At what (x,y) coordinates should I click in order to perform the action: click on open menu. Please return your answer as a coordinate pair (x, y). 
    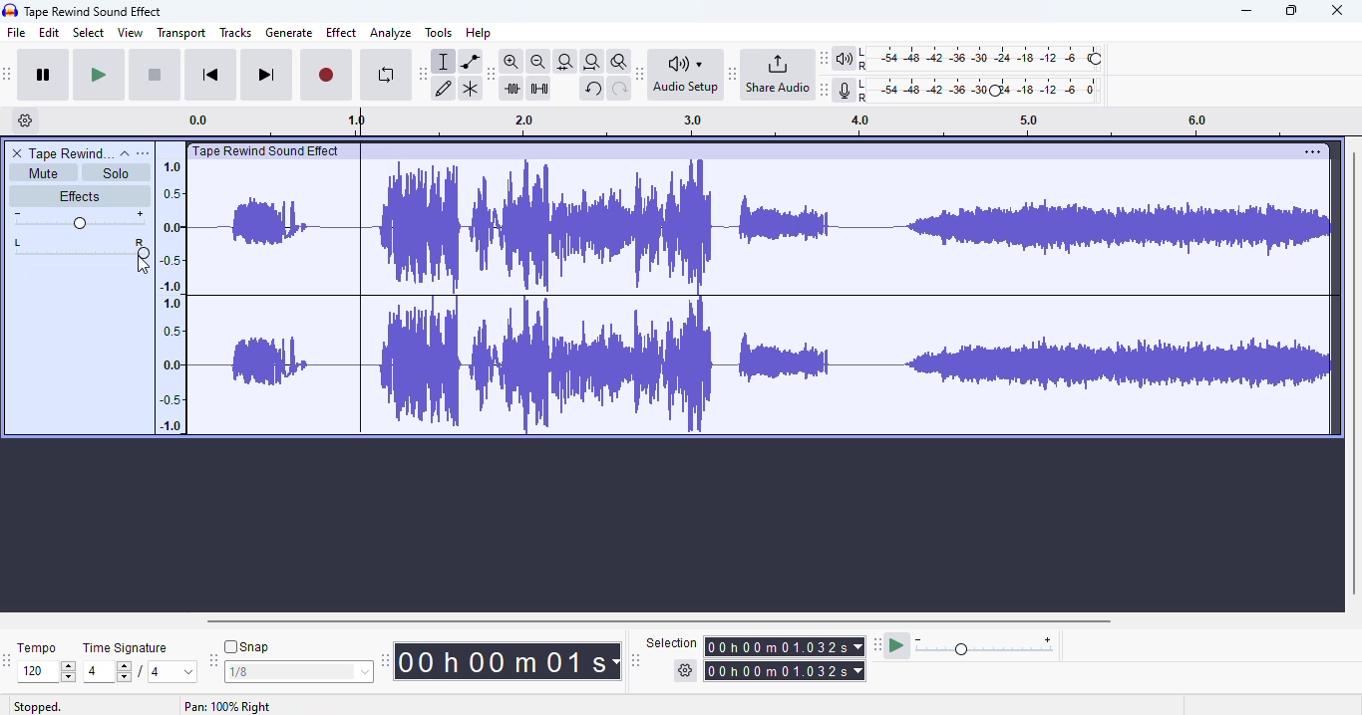
    Looking at the image, I should click on (143, 153).